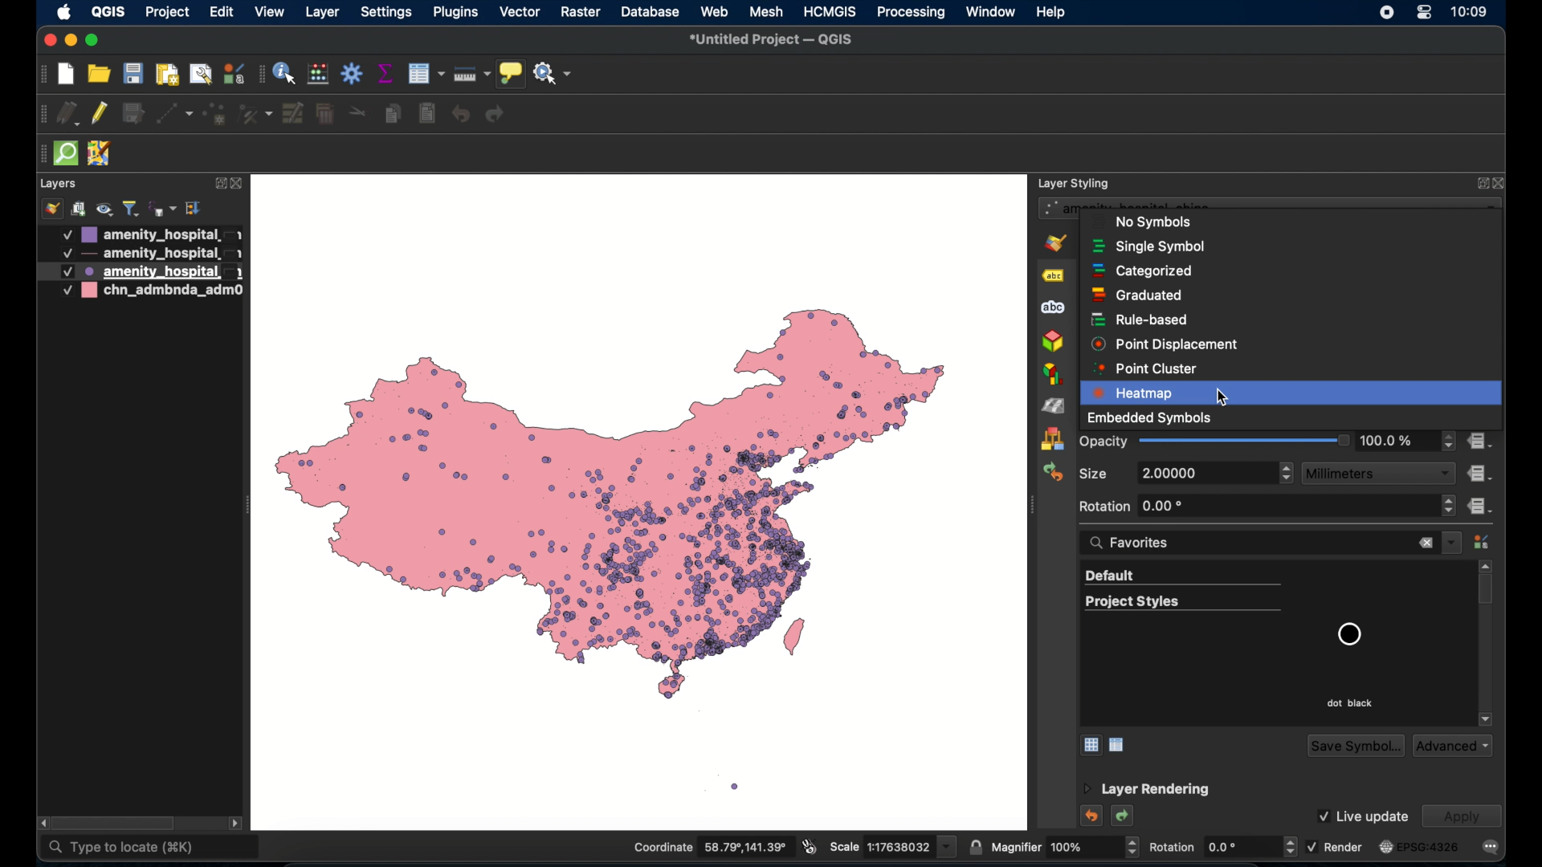 The width and height of the screenshot is (1542, 867). I want to click on opacity, so click(1408, 442).